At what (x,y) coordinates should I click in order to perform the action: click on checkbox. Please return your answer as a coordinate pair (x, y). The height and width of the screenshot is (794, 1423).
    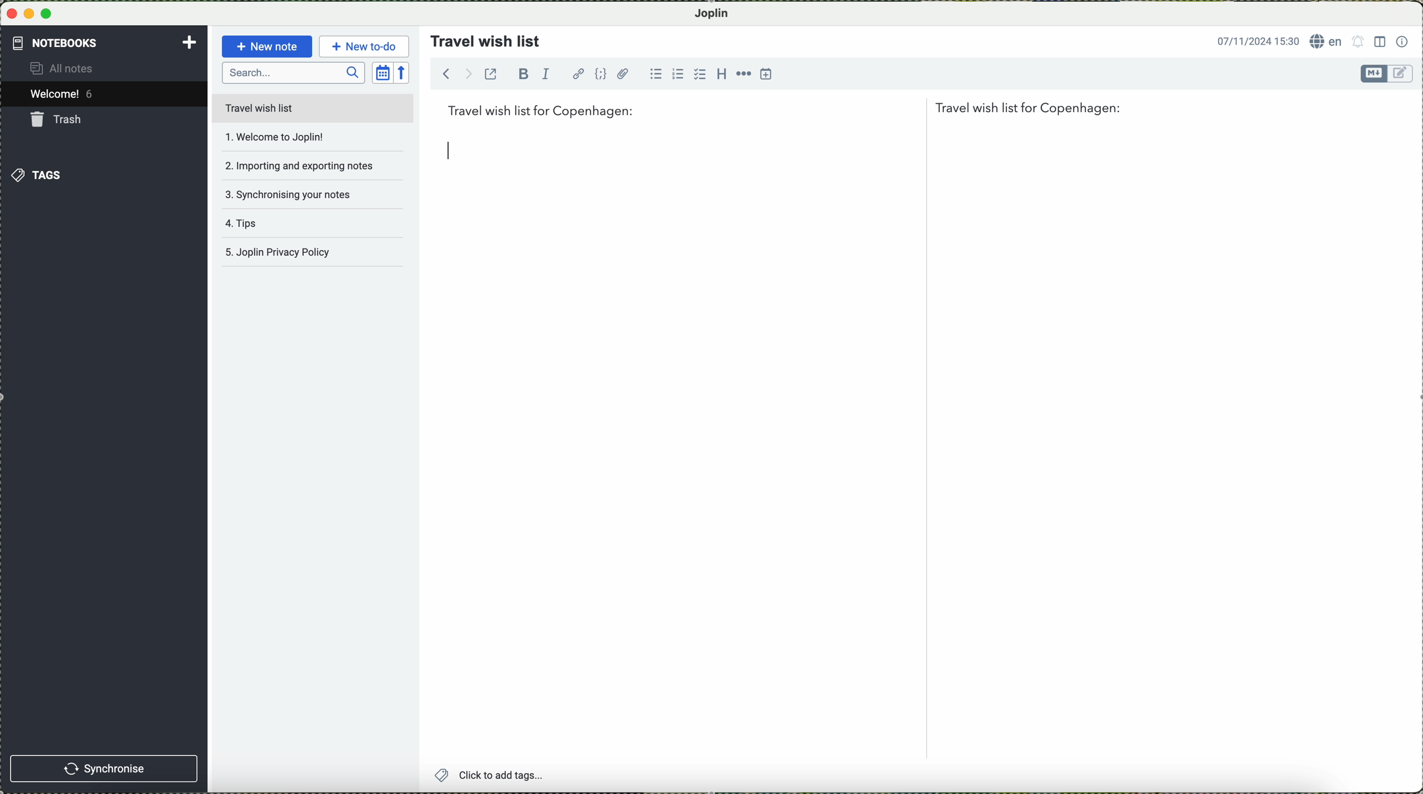
    Looking at the image, I should click on (698, 74).